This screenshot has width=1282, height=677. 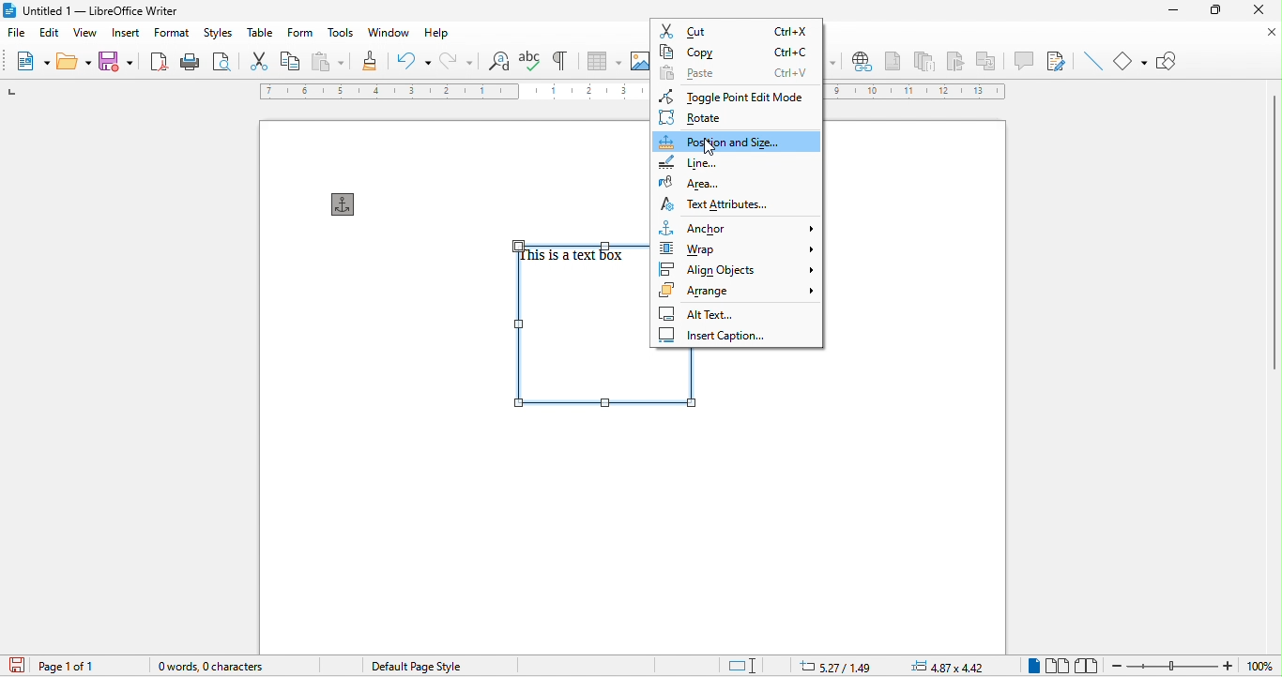 What do you see at coordinates (1269, 33) in the screenshot?
I see `close` at bounding box center [1269, 33].